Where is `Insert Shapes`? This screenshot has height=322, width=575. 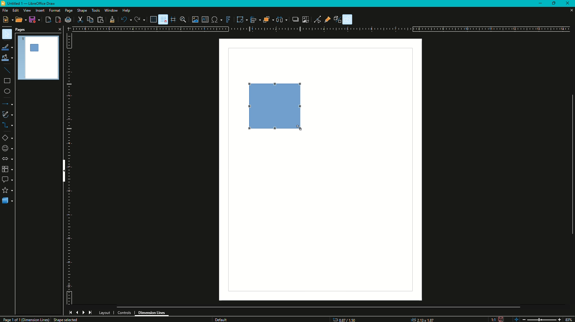 Insert Shapes is located at coordinates (8, 139).